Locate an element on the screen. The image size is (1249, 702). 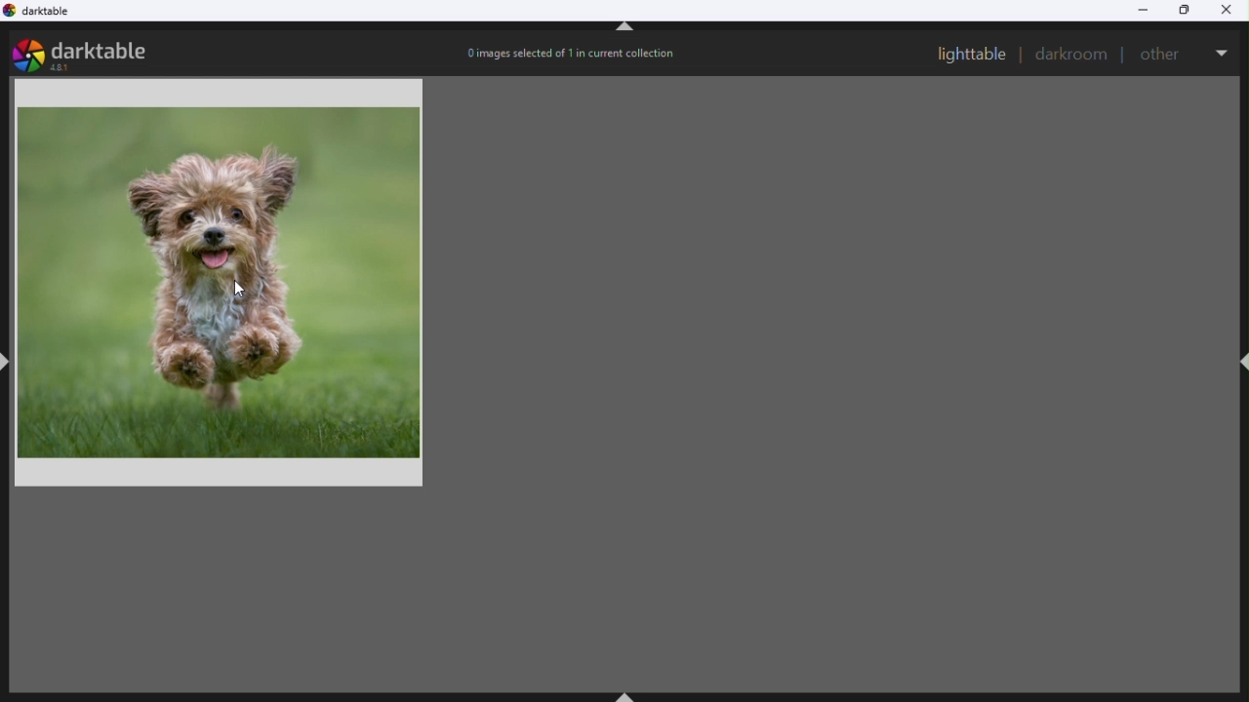
More options is located at coordinates (1223, 49).